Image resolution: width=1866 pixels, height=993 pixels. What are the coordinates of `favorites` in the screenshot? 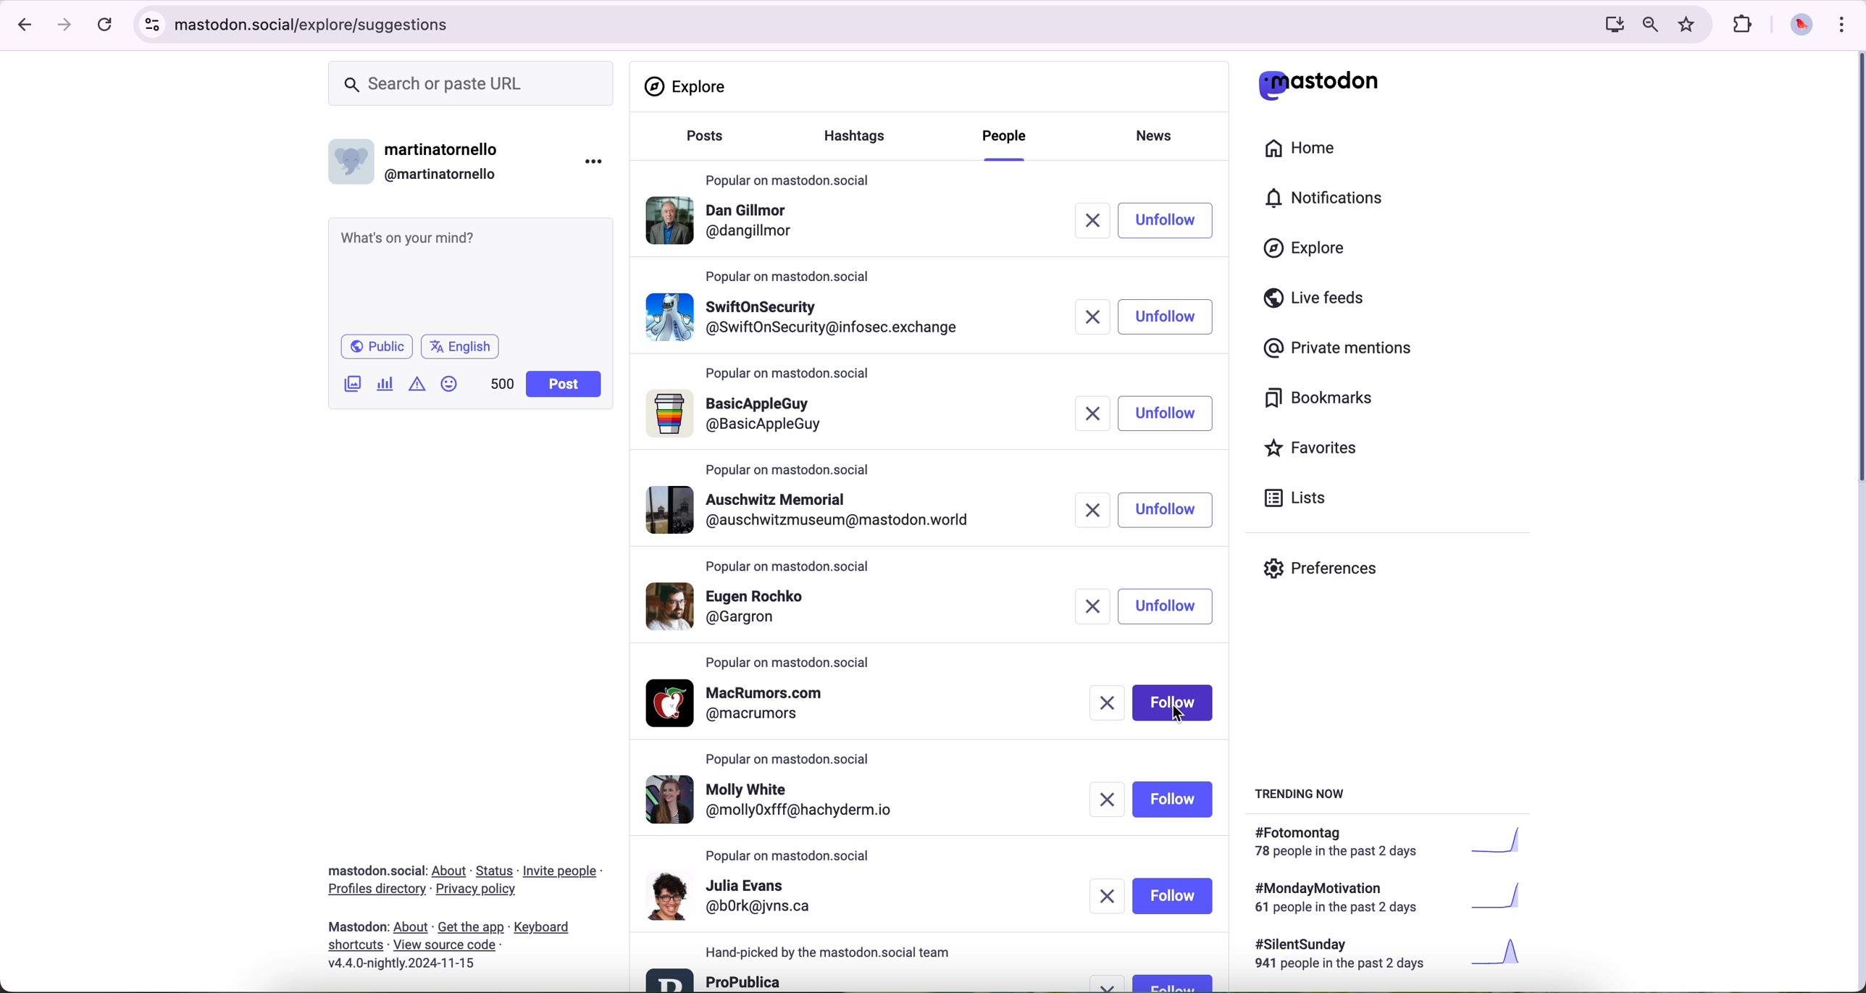 It's located at (1317, 450).